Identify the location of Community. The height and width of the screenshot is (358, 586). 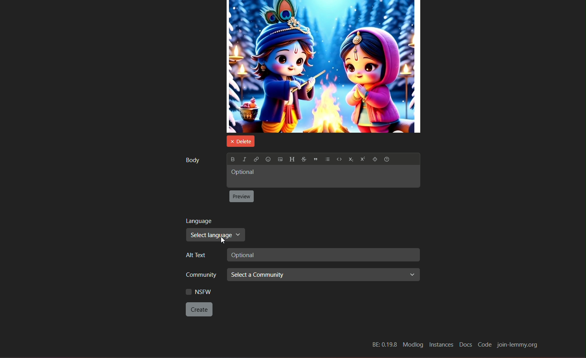
(198, 274).